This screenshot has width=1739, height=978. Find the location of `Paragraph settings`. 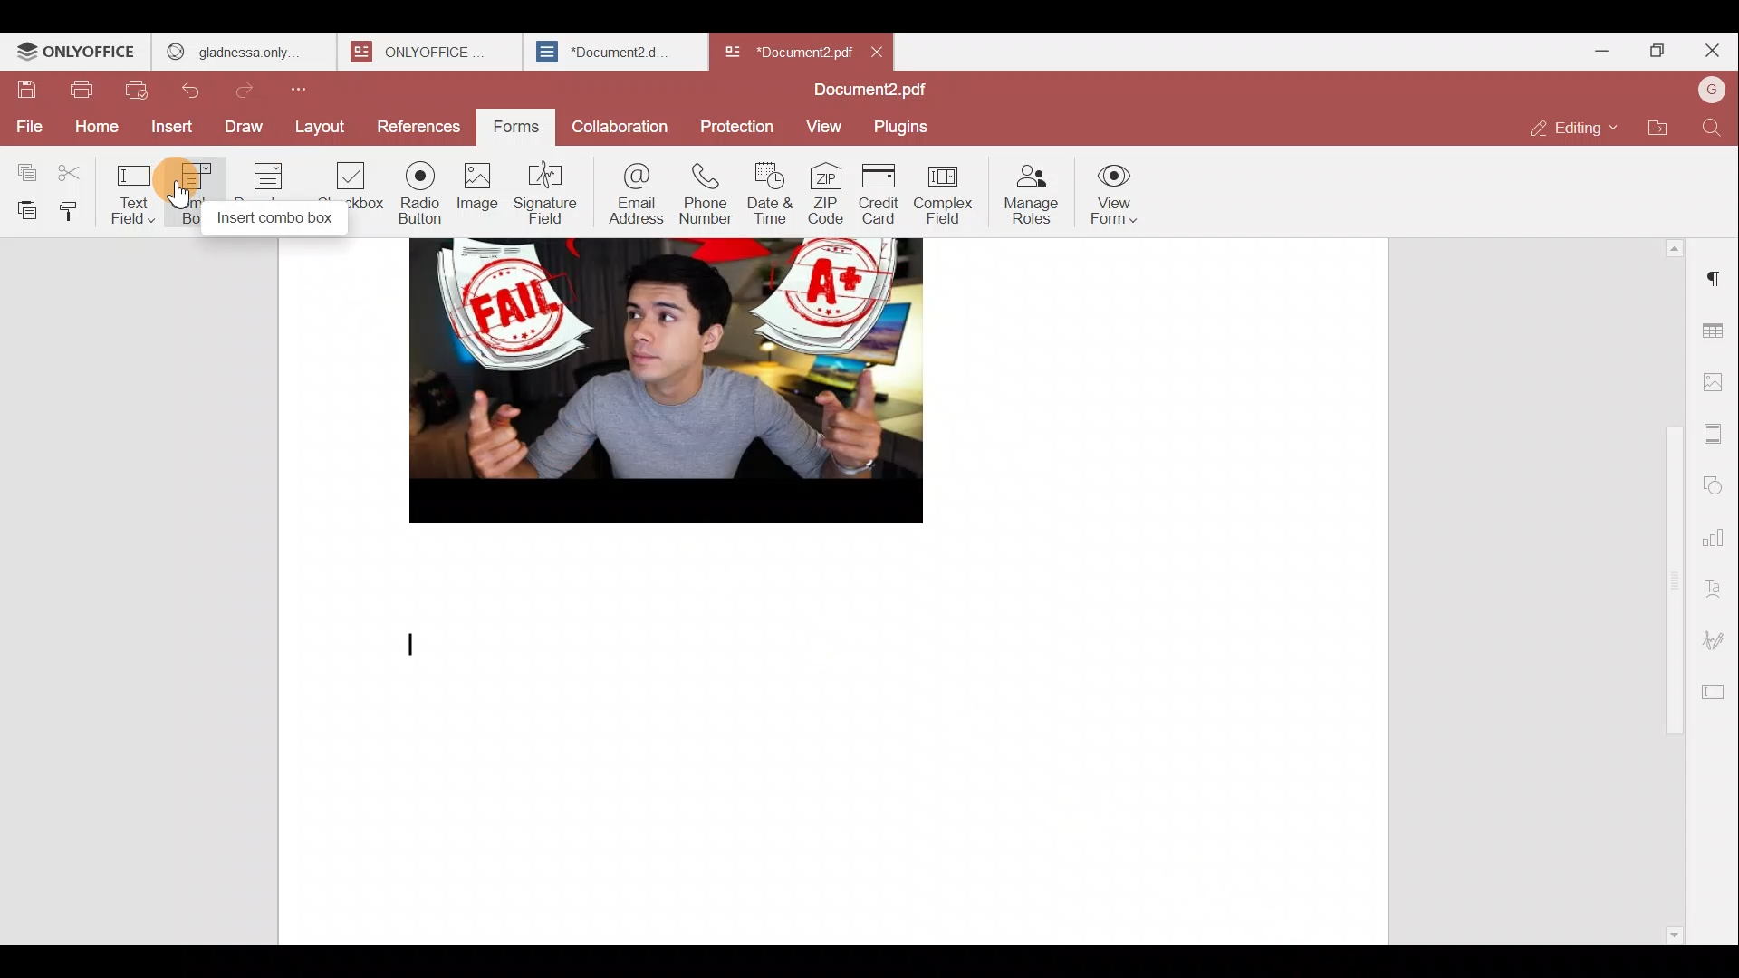

Paragraph settings is located at coordinates (1716, 273).